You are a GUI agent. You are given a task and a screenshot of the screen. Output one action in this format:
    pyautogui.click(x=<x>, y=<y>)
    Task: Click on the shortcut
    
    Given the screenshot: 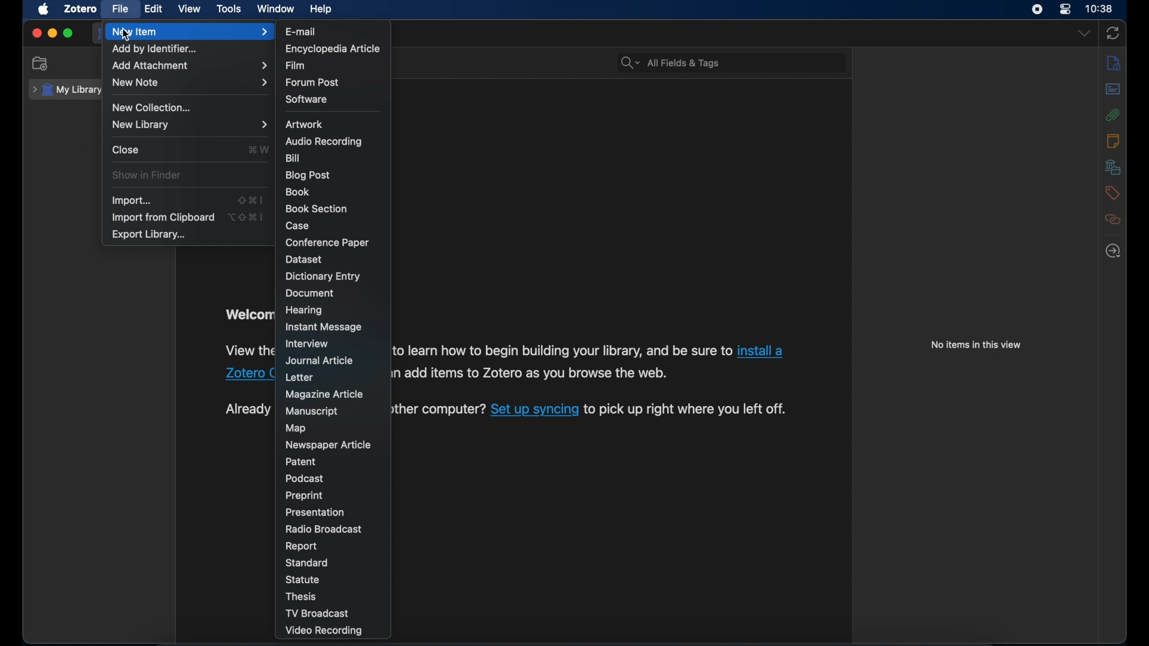 What is the action you would take?
    pyautogui.click(x=247, y=217)
    